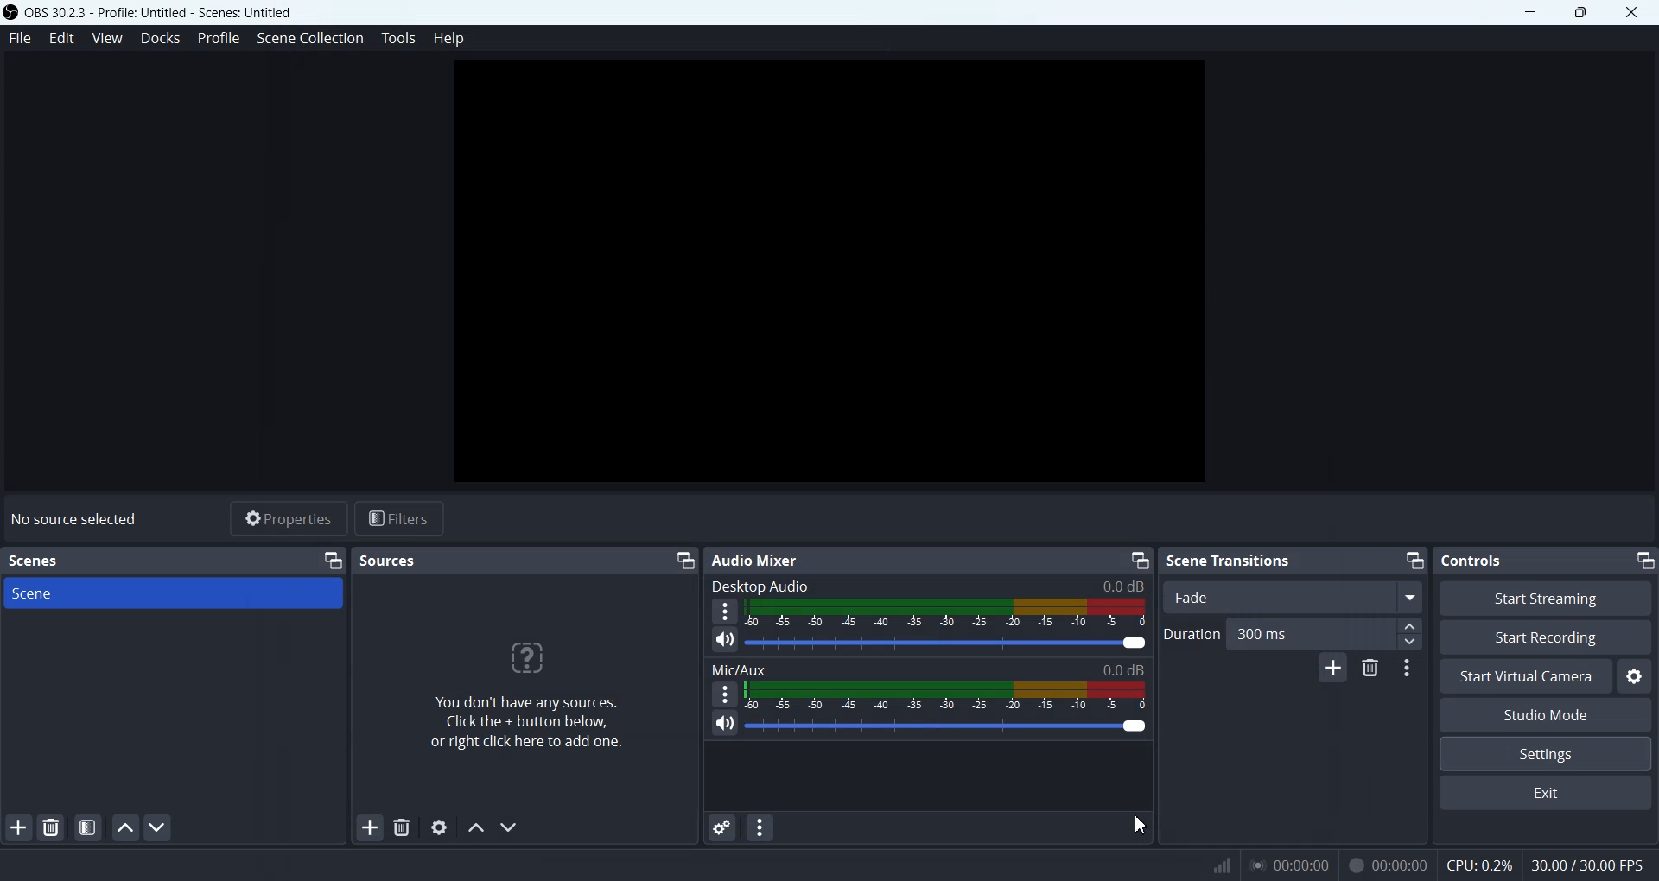 This screenshot has width=1659, height=881. What do you see at coordinates (1480, 560) in the screenshot?
I see `Controls` at bounding box center [1480, 560].